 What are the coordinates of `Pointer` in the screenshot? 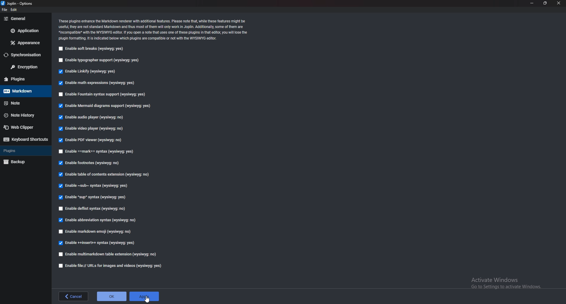 It's located at (147, 299).